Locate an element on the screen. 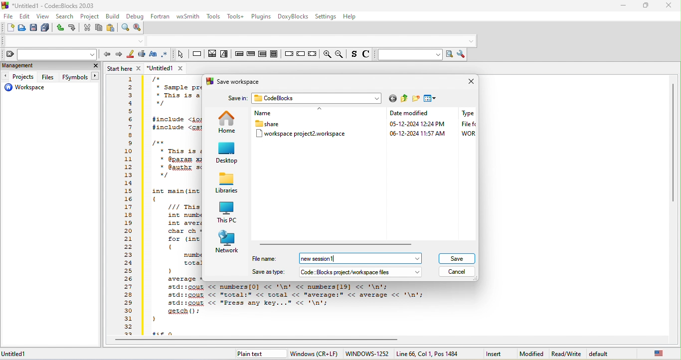 This screenshot has height=360, width=681. selected text is located at coordinates (142, 55).